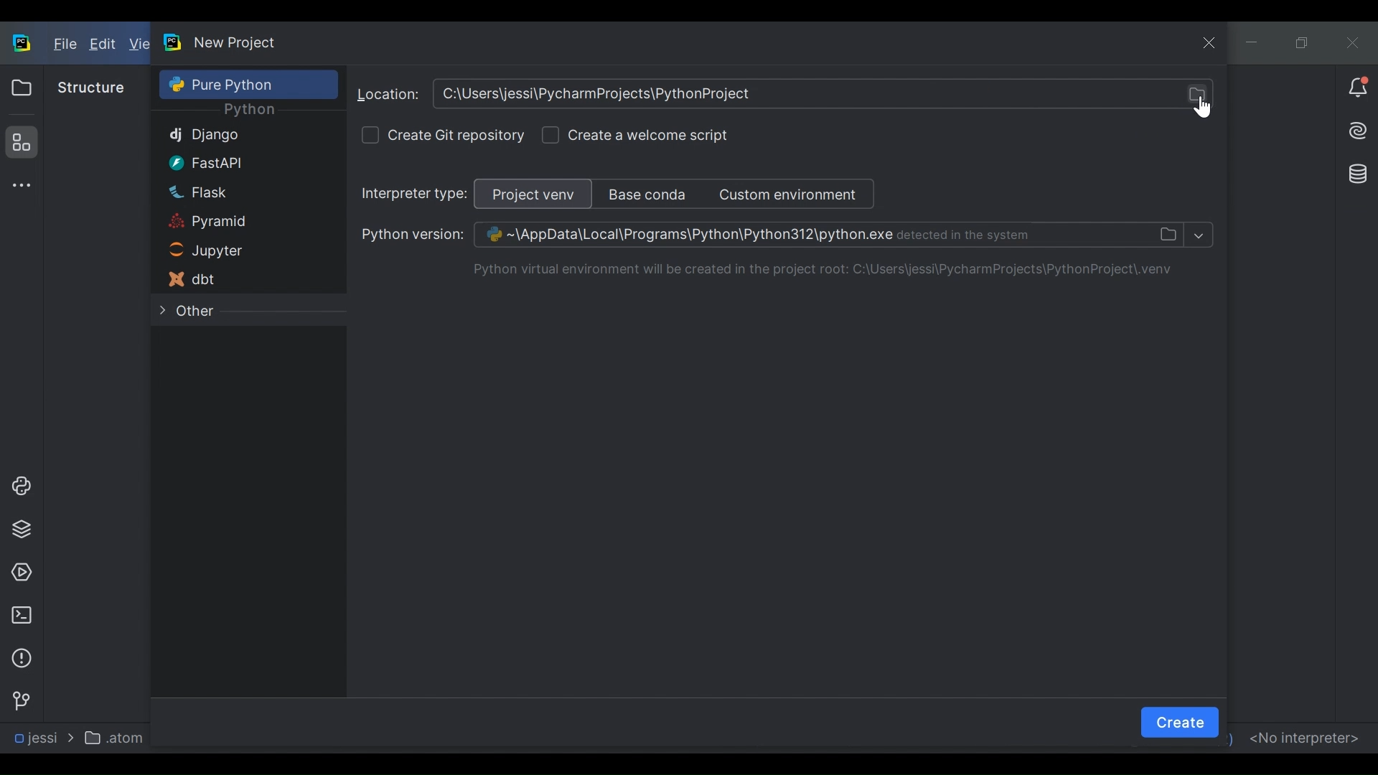 This screenshot has height=775, width=1378. What do you see at coordinates (20, 700) in the screenshot?
I see `Version Control` at bounding box center [20, 700].